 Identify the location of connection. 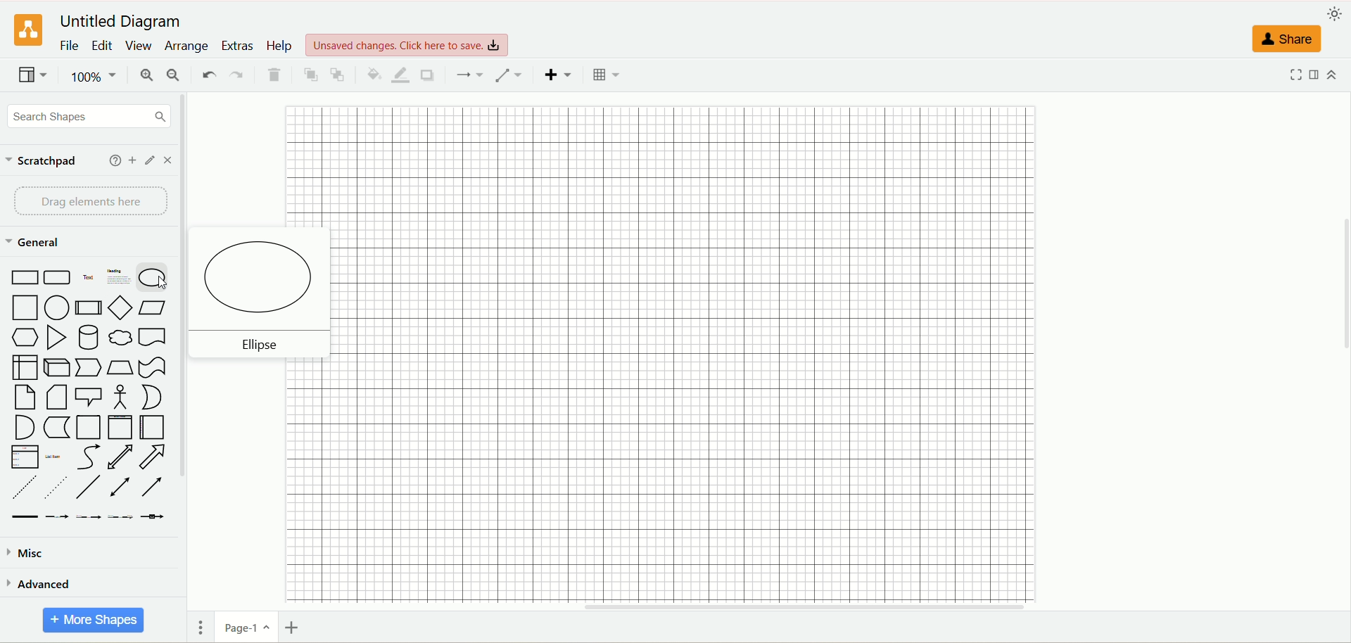
(471, 74).